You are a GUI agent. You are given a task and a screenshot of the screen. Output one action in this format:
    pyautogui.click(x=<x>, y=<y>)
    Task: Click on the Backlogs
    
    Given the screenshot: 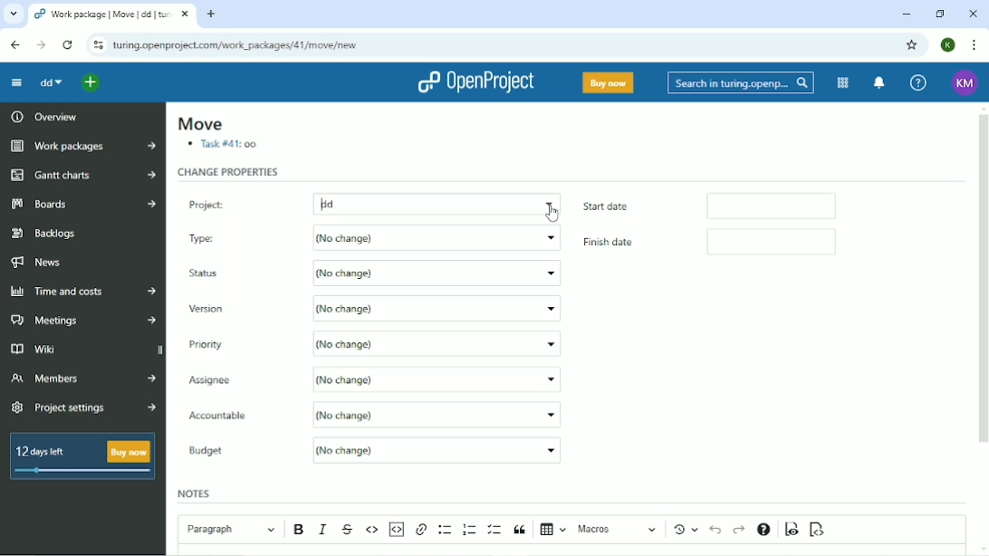 What is the action you would take?
    pyautogui.click(x=45, y=234)
    